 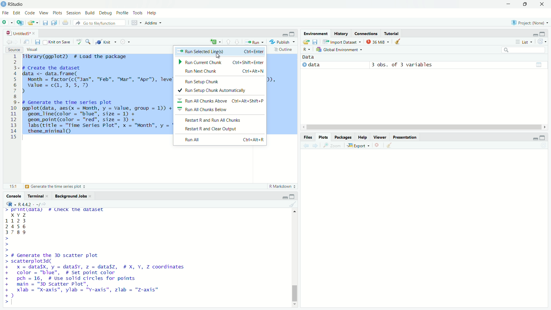 What do you see at coordinates (539, 64) in the screenshot?
I see `table` at bounding box center [539, 64].